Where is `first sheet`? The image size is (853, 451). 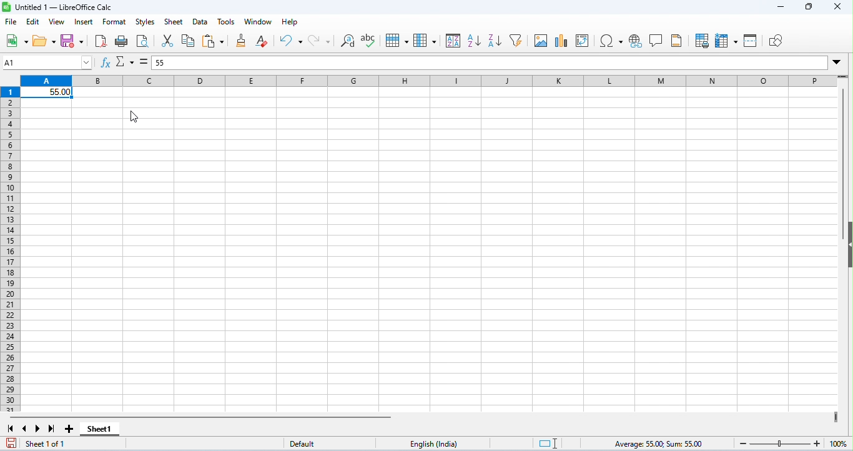 first sheet is located at coordinates (11, 429).